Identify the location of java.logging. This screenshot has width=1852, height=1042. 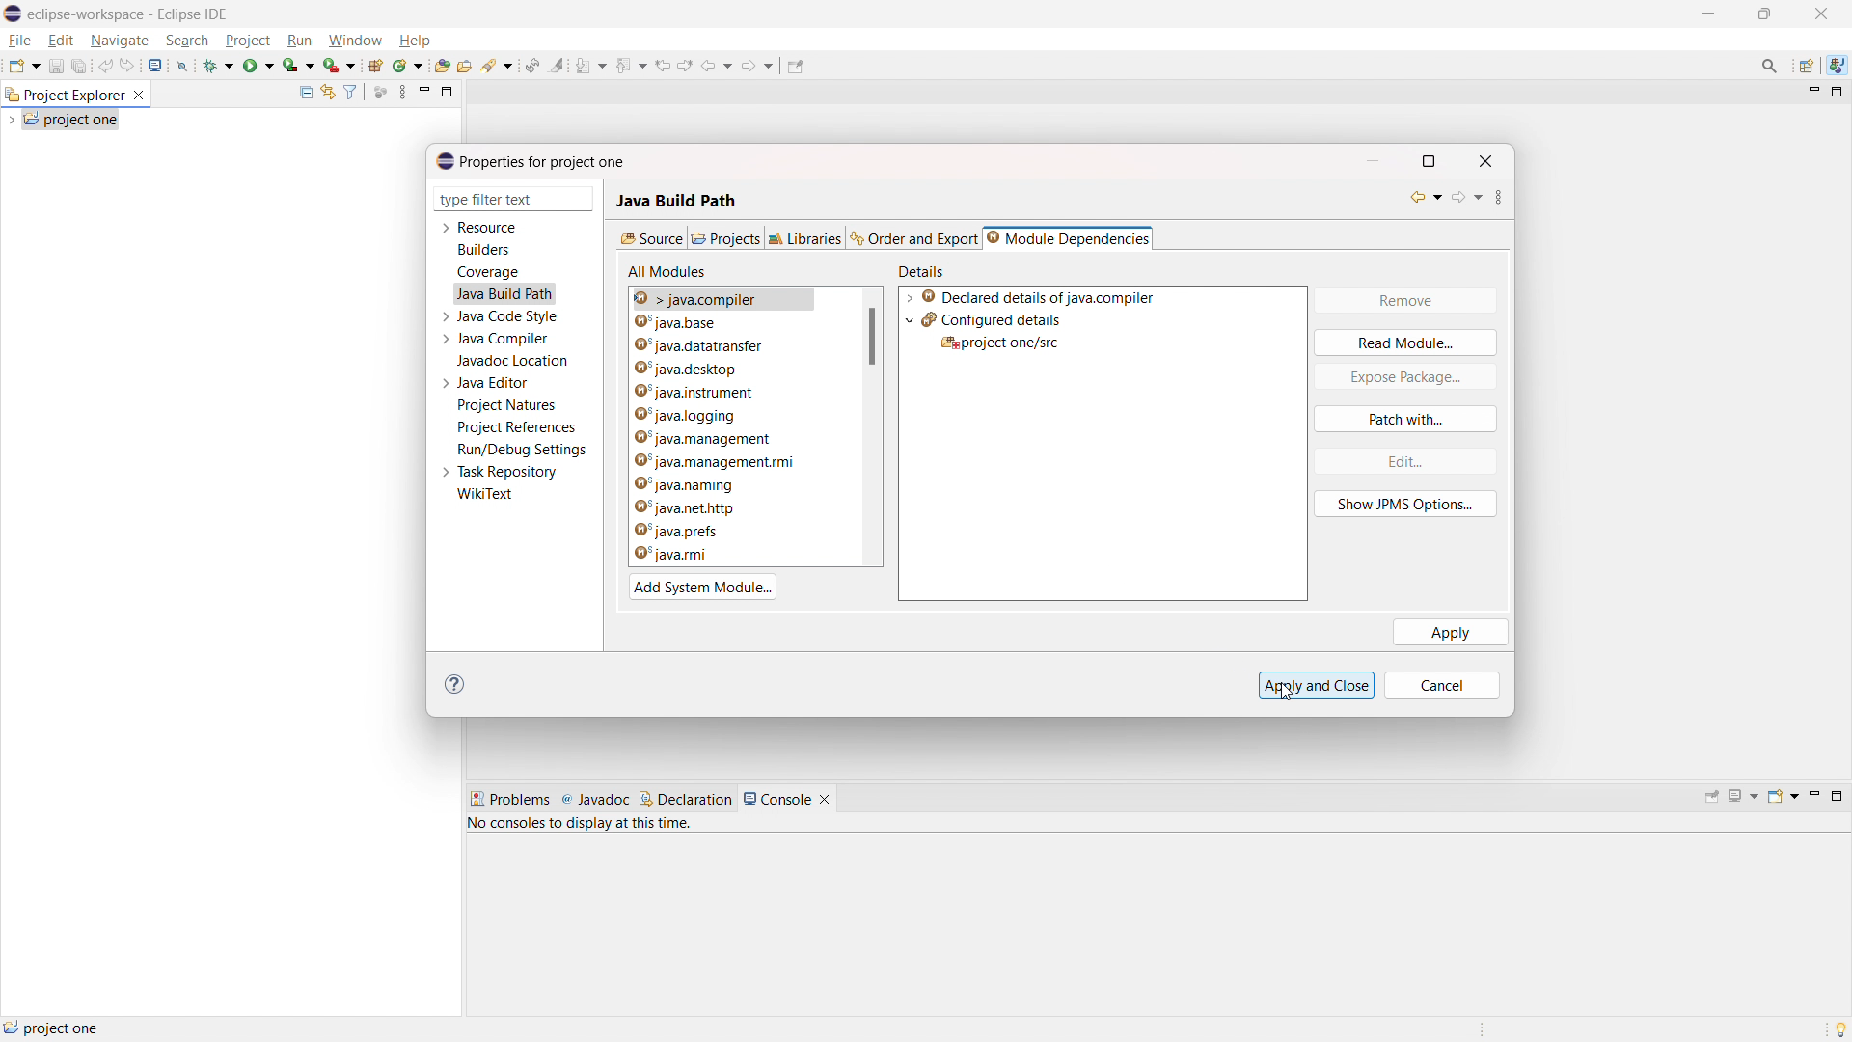
(722, 415).